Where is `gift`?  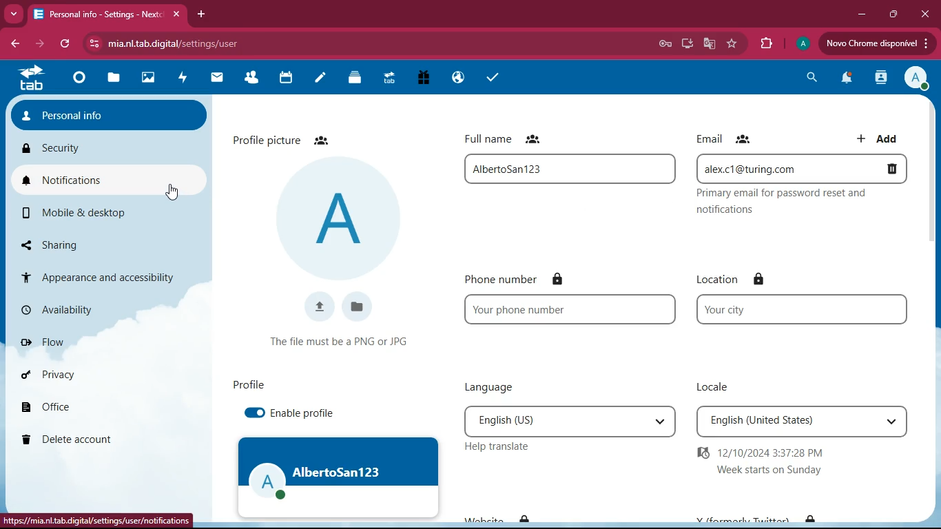
gift is located at coordinates (422, 79).